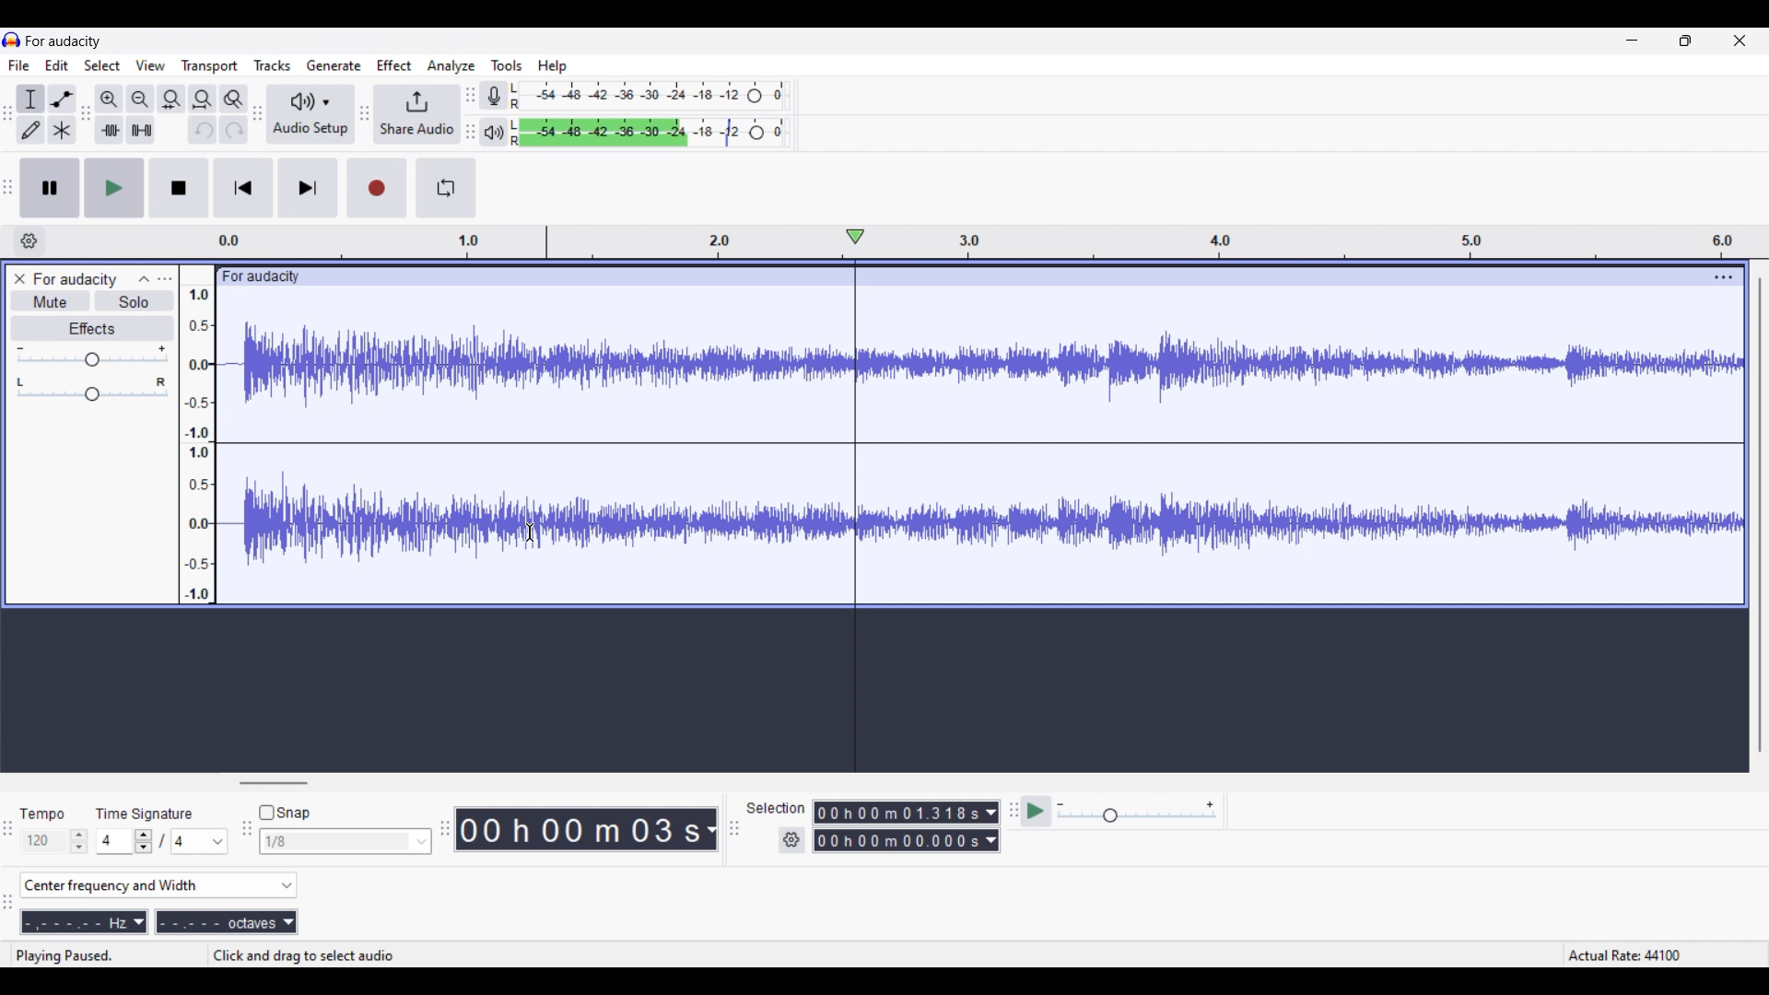 The width and height of the screenshot is (1769, 995). What do you see at coordinates (165, 279) in the screenshot?
I see `Open menu` at bounding box center [165, 279].